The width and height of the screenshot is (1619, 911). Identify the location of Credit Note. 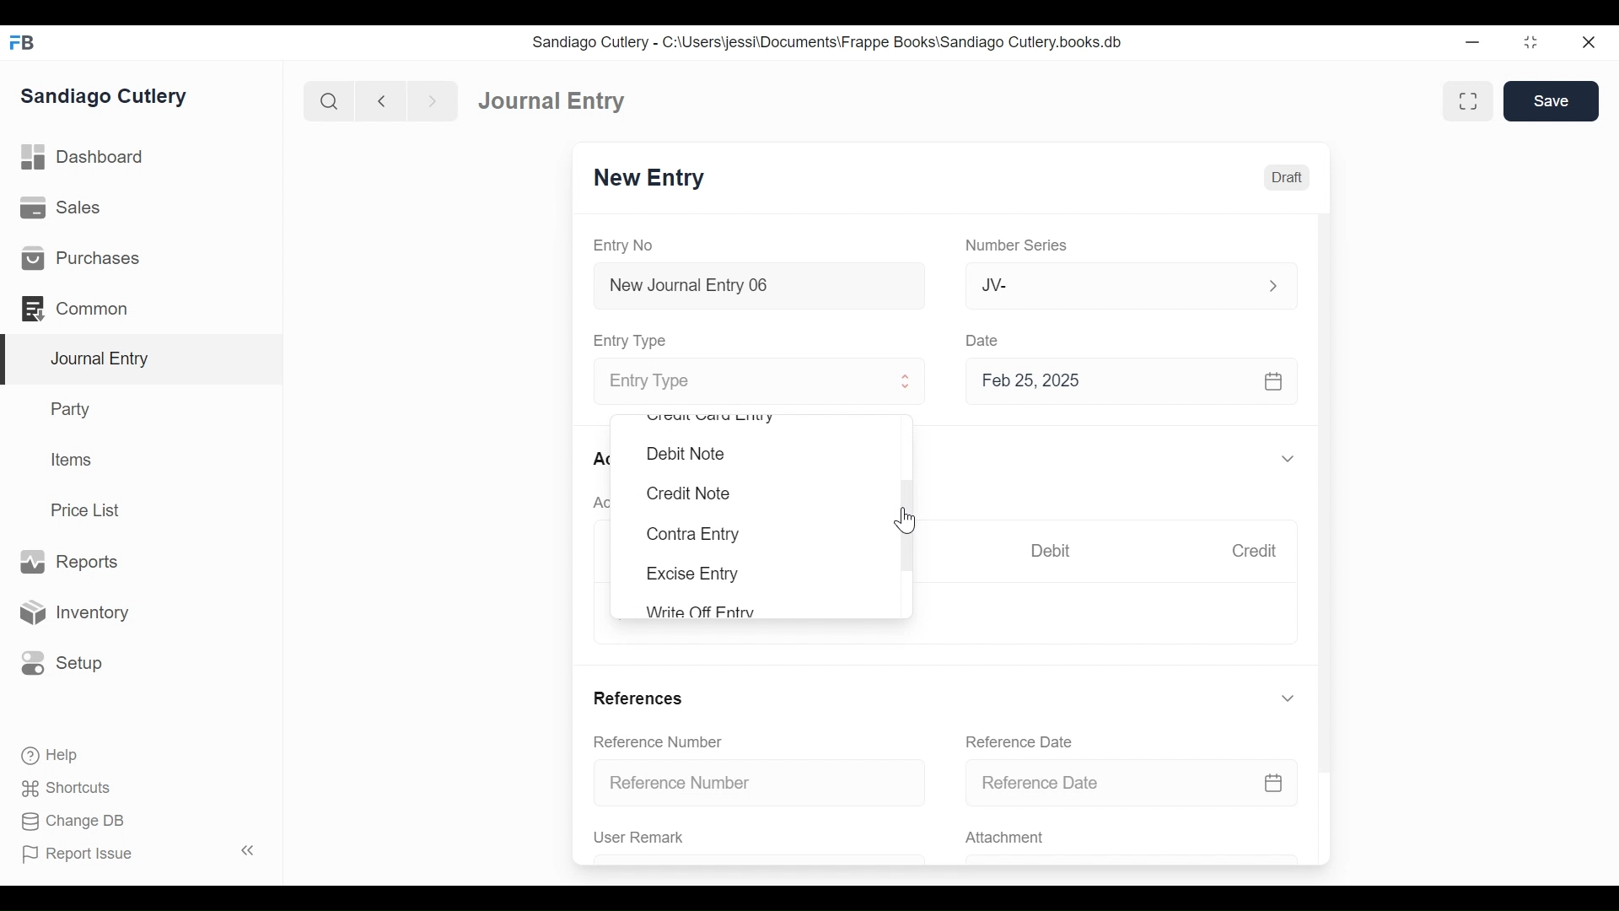
(686, 493).